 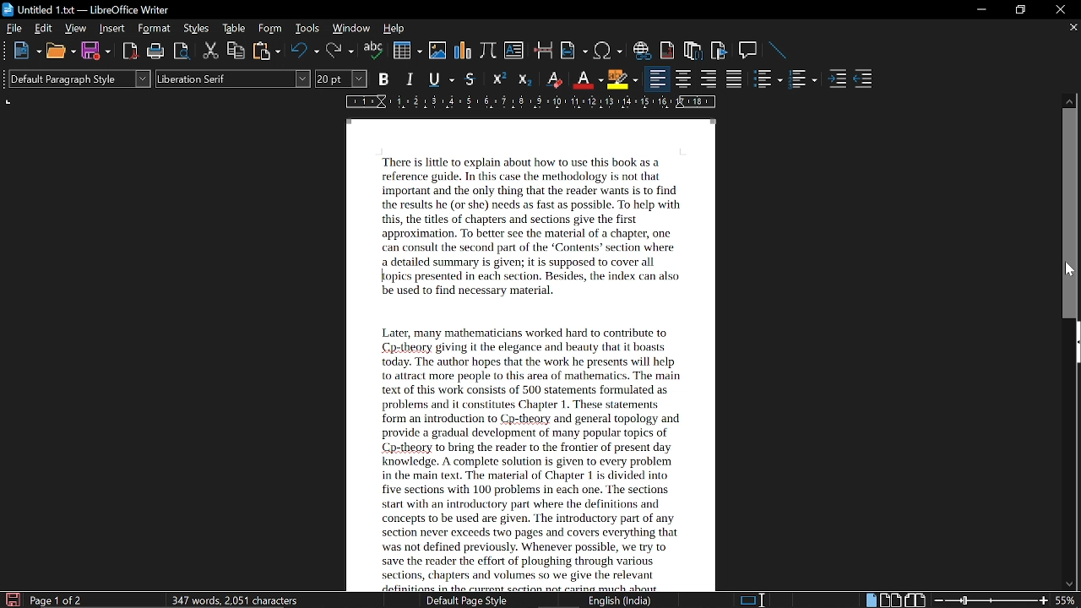 I want to click on minimize, so click(x=981, y=10).